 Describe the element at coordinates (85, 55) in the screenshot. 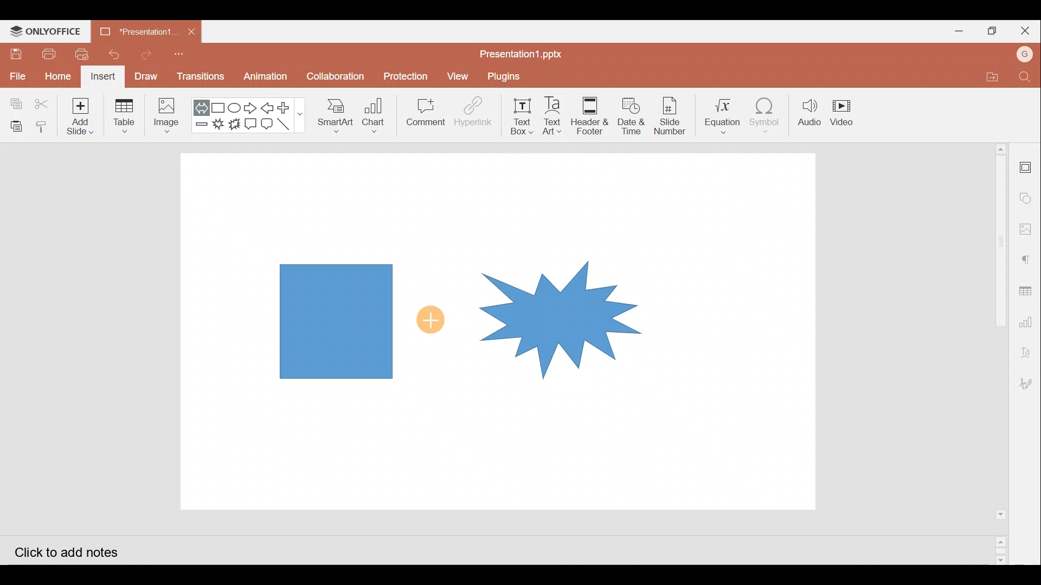

I see `Quick print` at that location.